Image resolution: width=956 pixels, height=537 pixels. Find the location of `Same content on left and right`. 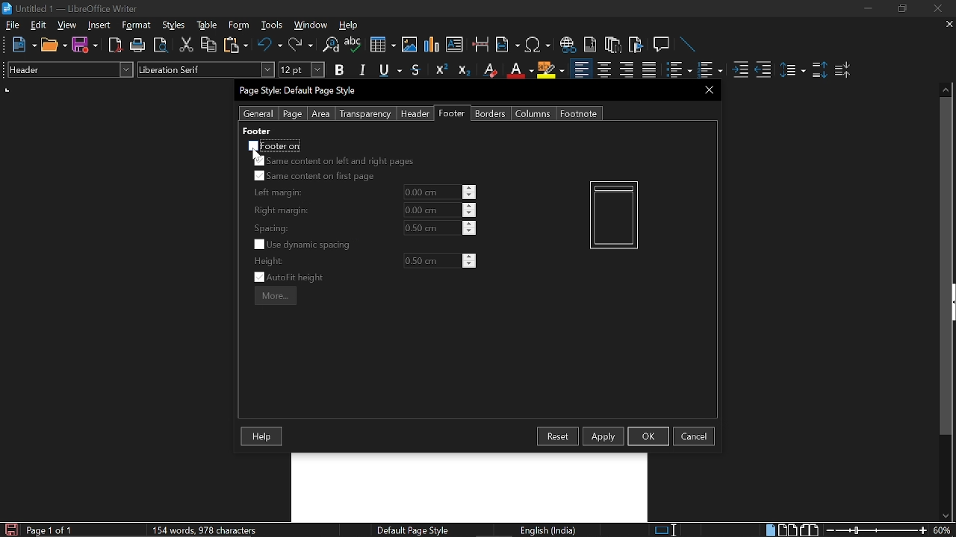

Same content on left and right is located at coordinates (333, 163).